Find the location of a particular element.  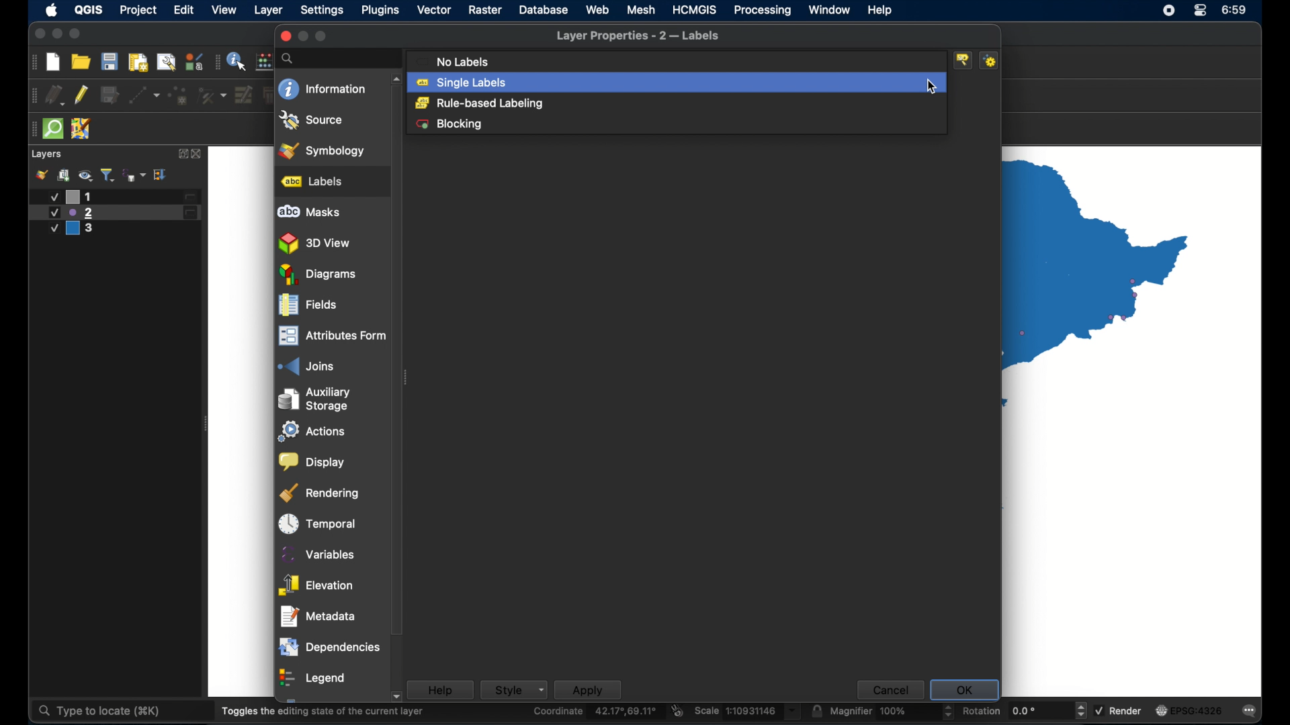

cursor is located at coordinates (938, 71).